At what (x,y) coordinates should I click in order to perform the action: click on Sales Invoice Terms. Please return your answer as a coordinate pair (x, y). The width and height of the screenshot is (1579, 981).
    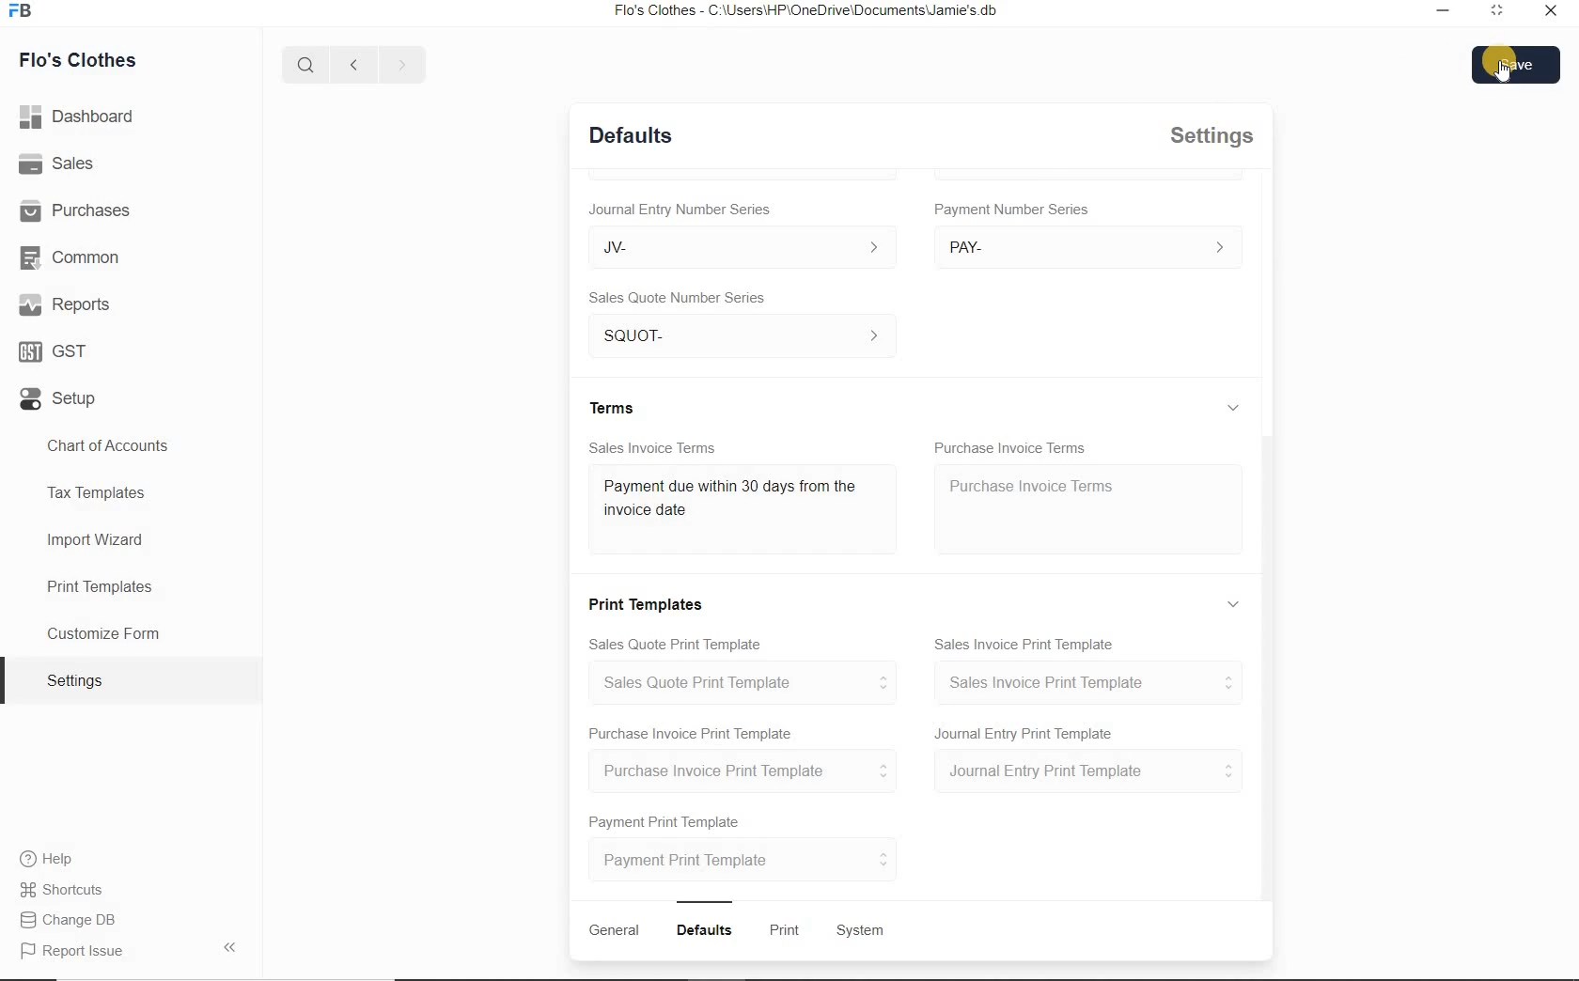
    Looking at the image, I should click on (652, 448).